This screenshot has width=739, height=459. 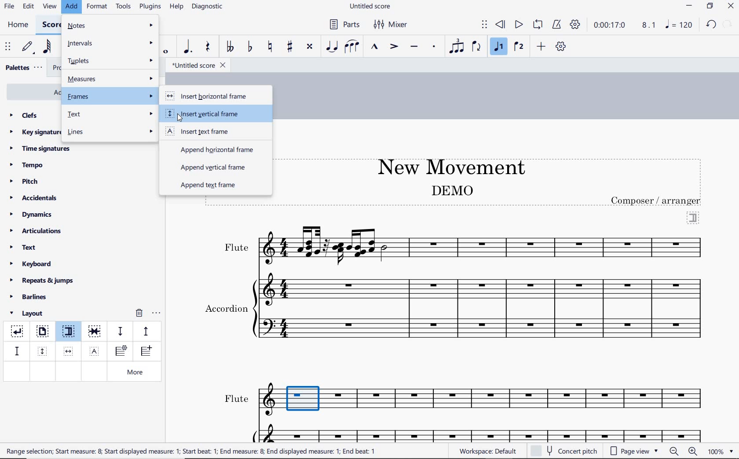 What do you see at coordinates (110, 132) in the screenshot?
I see `lines` at bounding box center [110, 132].